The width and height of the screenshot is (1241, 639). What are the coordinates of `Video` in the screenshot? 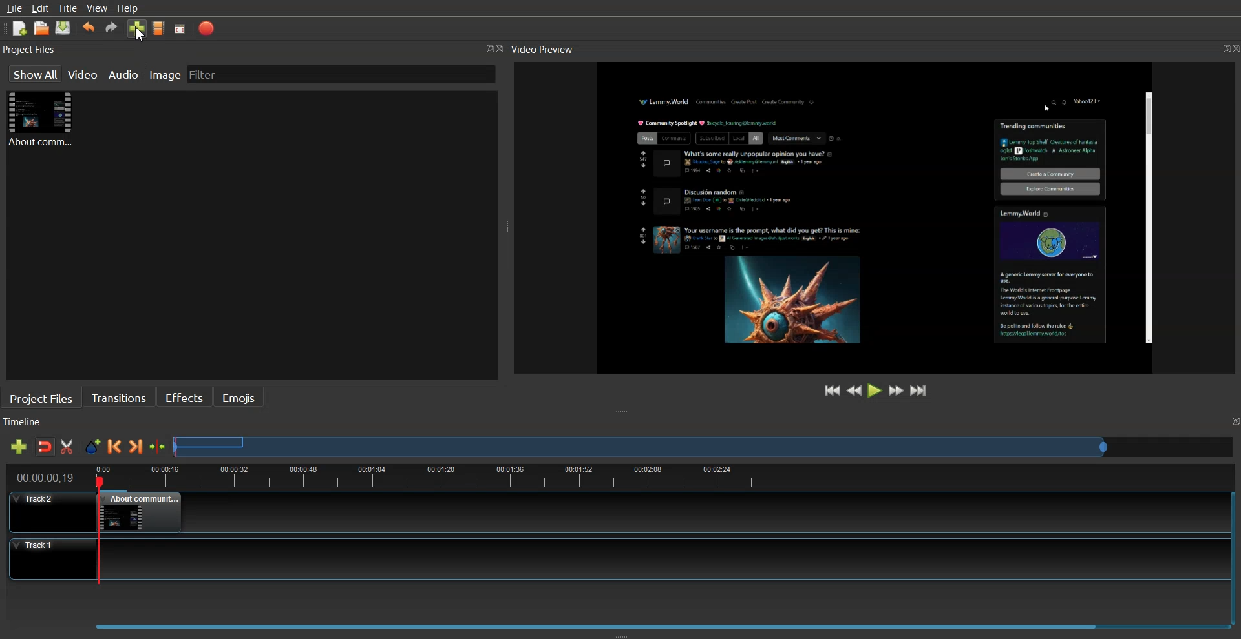 It's located at (84, 73).